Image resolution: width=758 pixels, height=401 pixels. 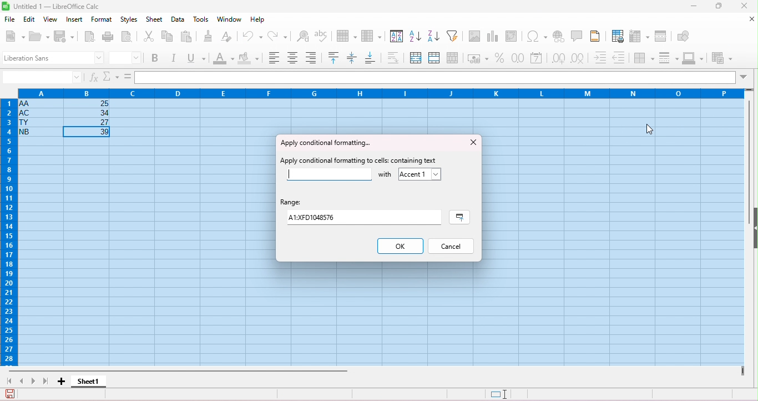 I want to click on row numbers, so click(x=8, y=233).